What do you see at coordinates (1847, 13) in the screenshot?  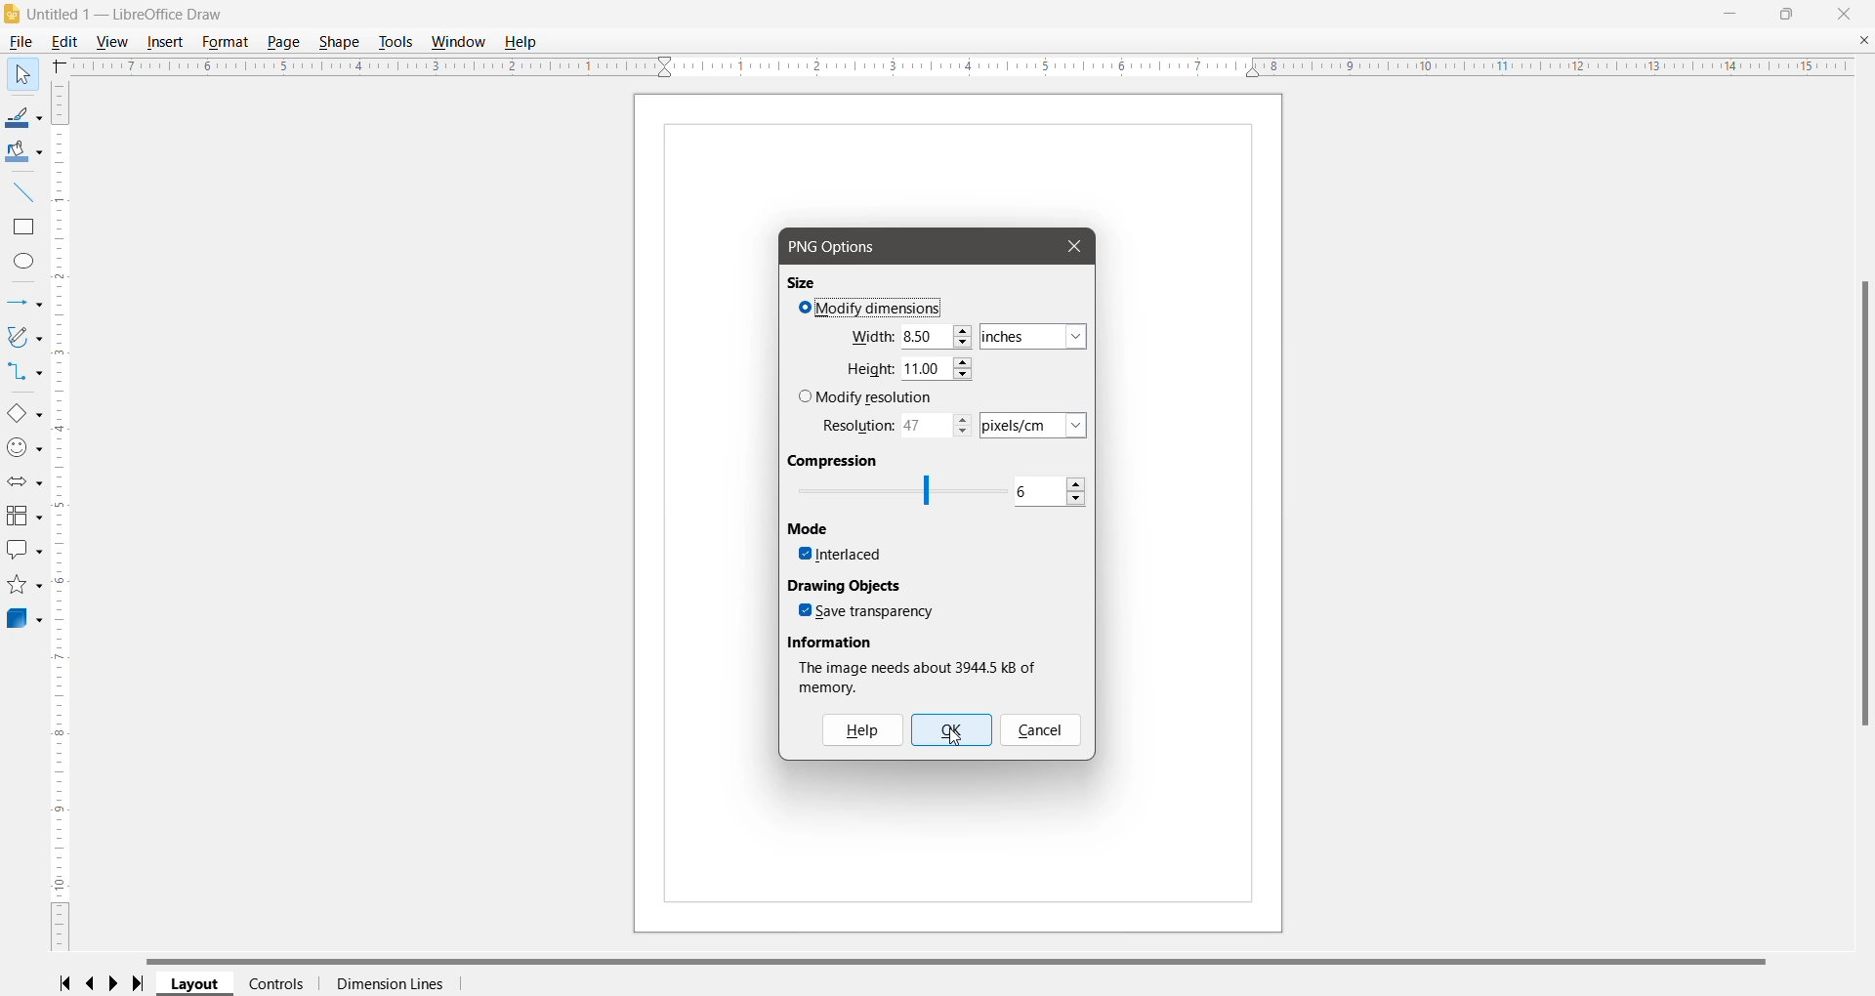 I see `Close` at bounding box center [1847, 13].